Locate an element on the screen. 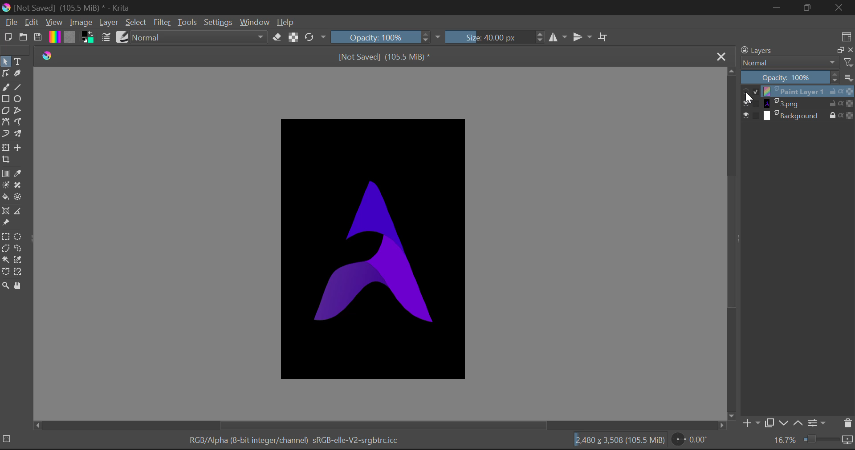 This screenshot has height=450, width=855. show or hide layer is located at coordinates (750, 104).